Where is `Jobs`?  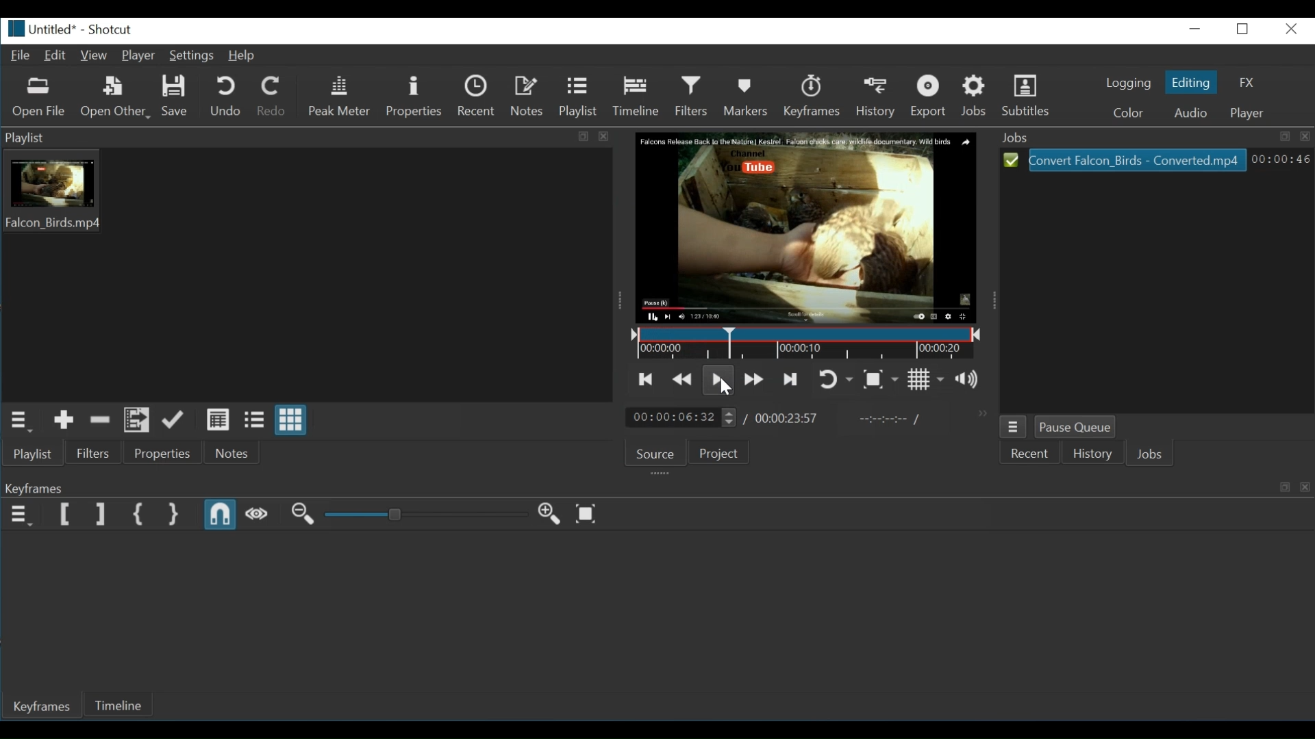 Jobs is located at coordinates (1017, 138).